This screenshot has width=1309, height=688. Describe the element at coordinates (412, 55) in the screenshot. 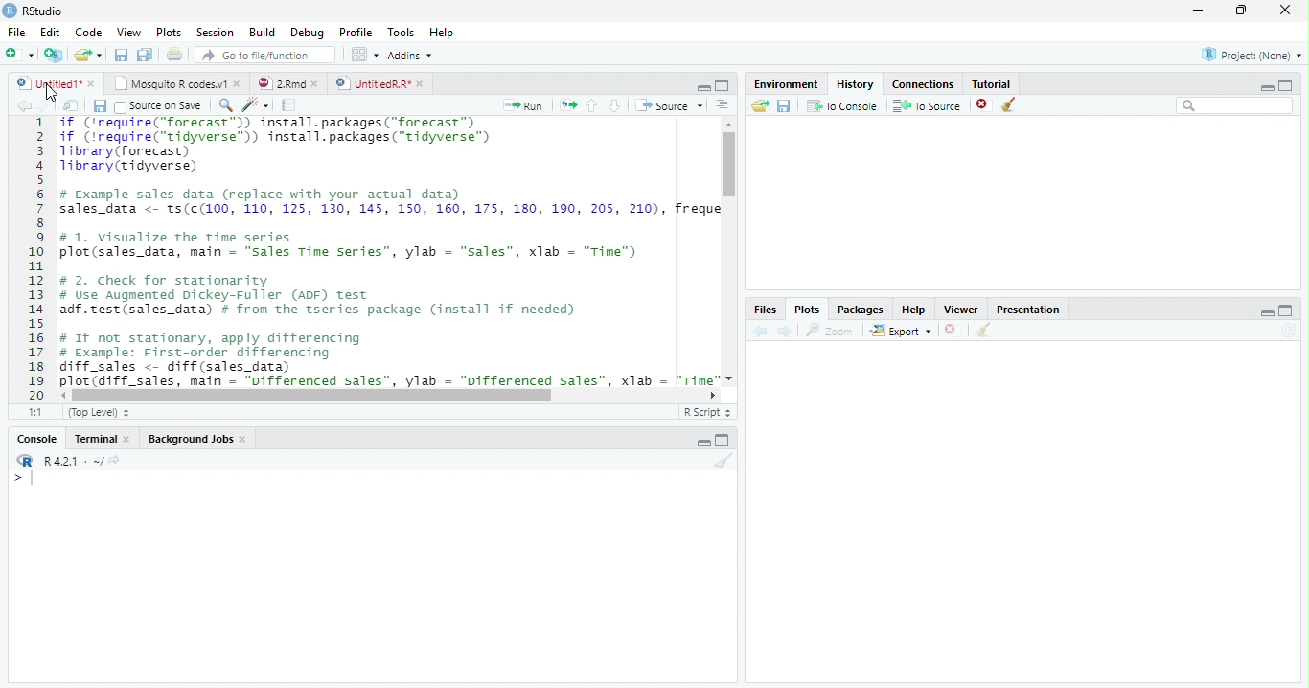

I see `Addins` at that location.